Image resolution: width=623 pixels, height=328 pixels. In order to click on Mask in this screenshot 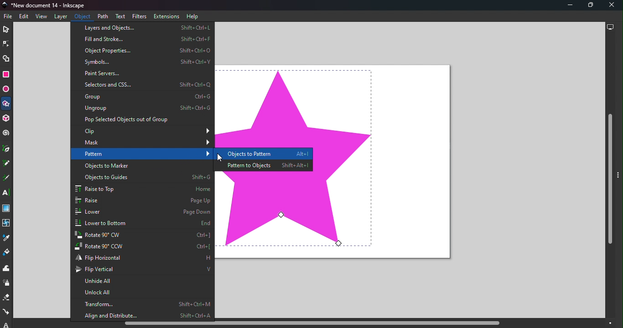, I will do `click(144, 142)`.